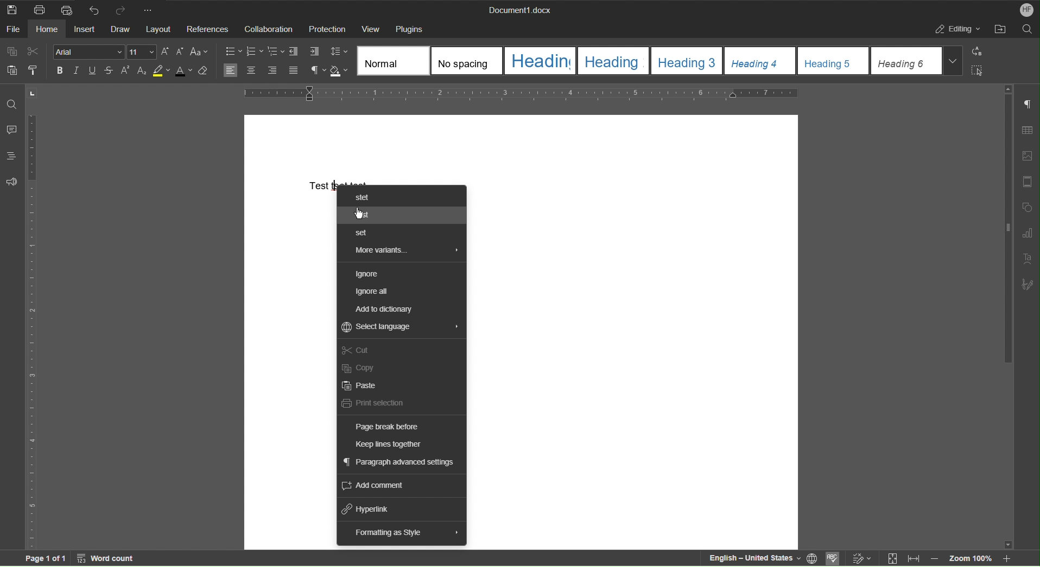 The image size is (1040, 567). What do you see at coordinates (975, 52) in the screenshot?
I see `Replace` at bounding box center [975, 52].